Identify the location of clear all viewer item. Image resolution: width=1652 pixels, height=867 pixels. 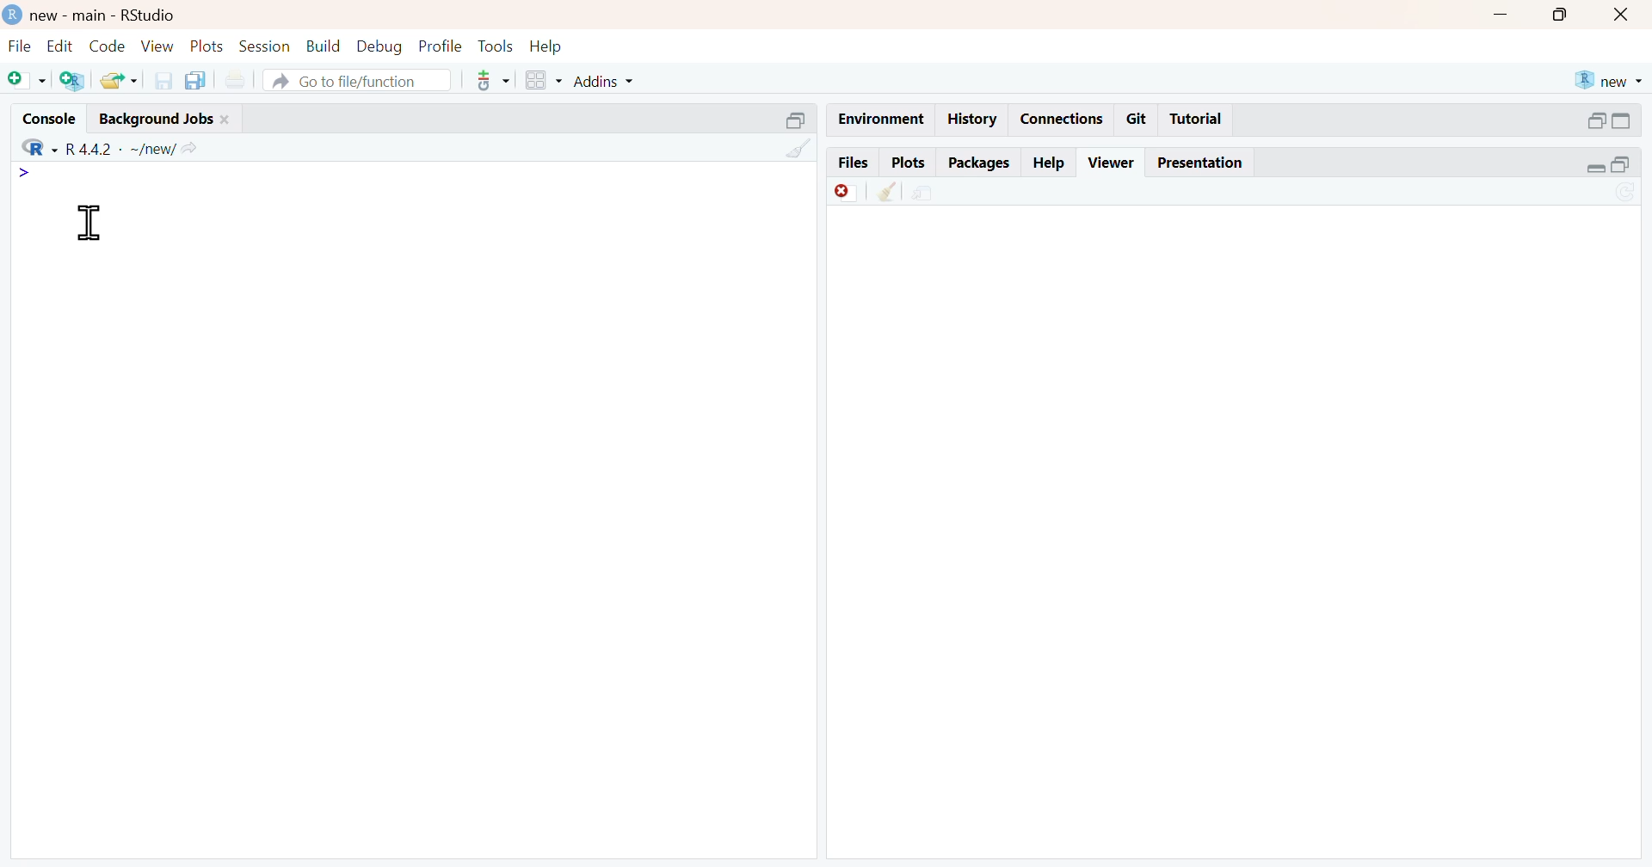
(889, 194).